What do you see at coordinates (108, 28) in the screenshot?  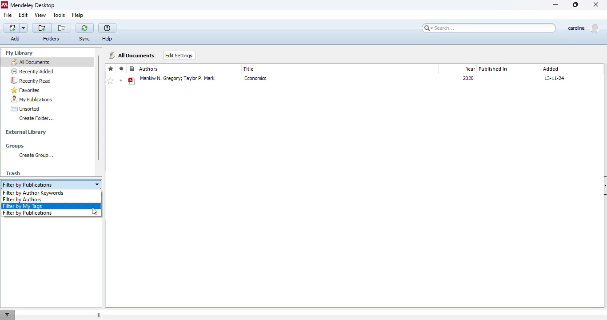 I see `help` at bounding box center [108, 28].